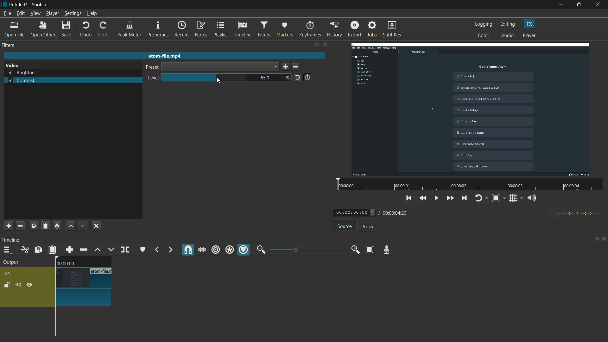  What do you see at coordinates (385, 250) in the screenshot?
I see `record audio` at bounding box center [385, 250].